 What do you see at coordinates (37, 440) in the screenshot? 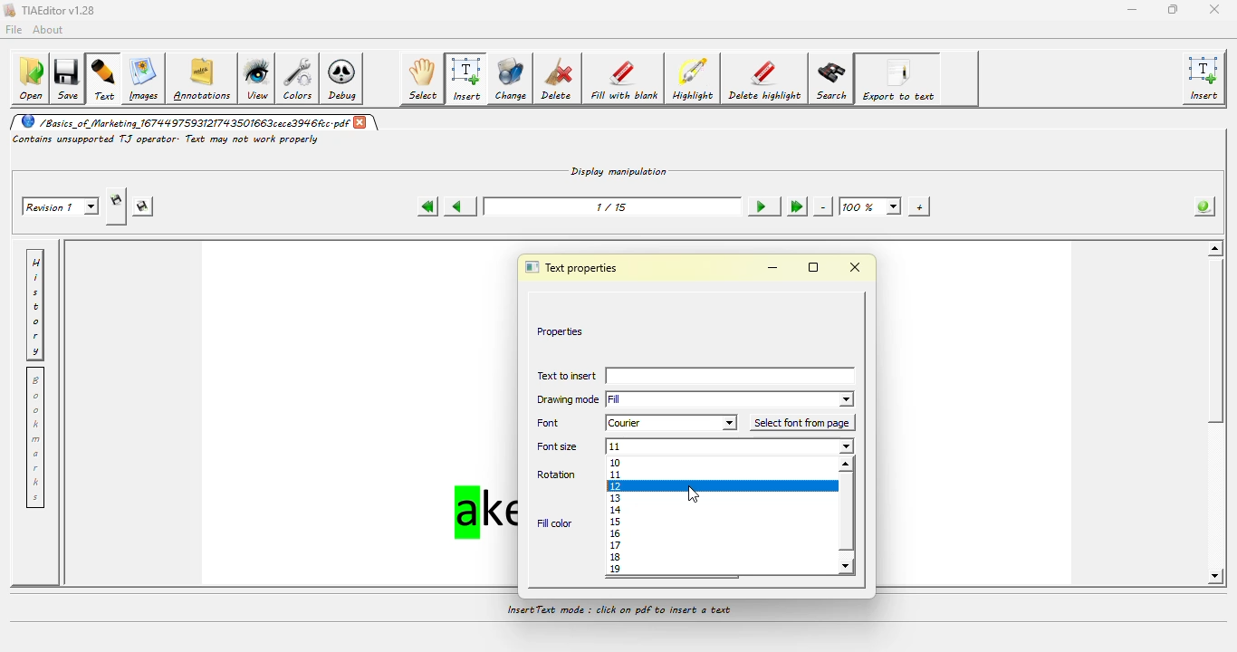
I see `bookmarks` at bounding box center [37, 440].